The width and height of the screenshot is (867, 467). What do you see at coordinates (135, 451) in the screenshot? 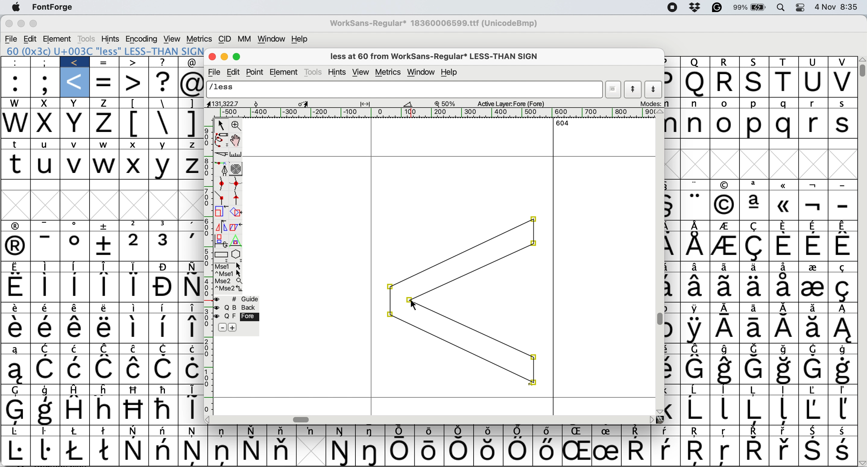
I see `Symbol` at bounding box center [135, 451].